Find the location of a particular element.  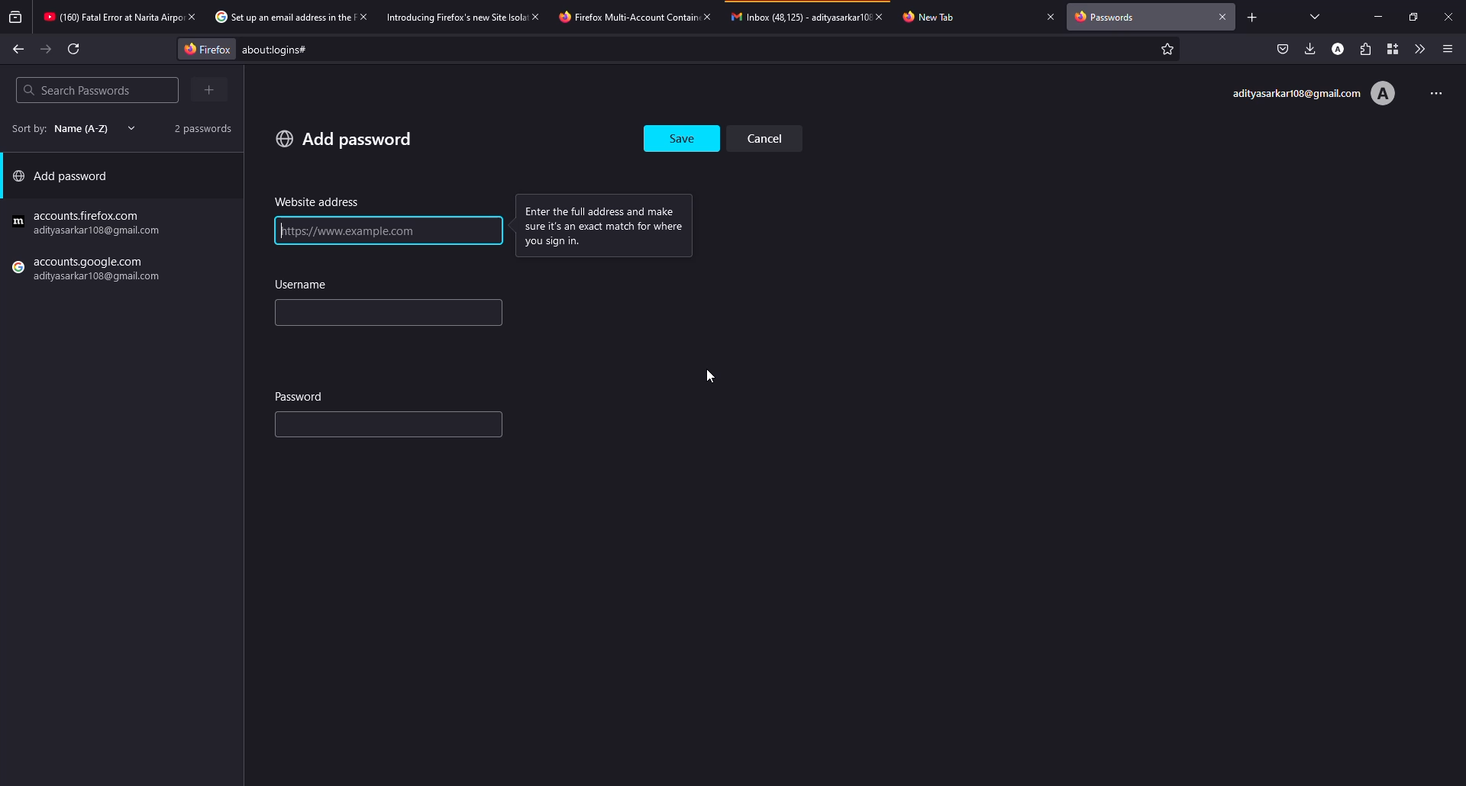

google is located at coordinates (89, 224).